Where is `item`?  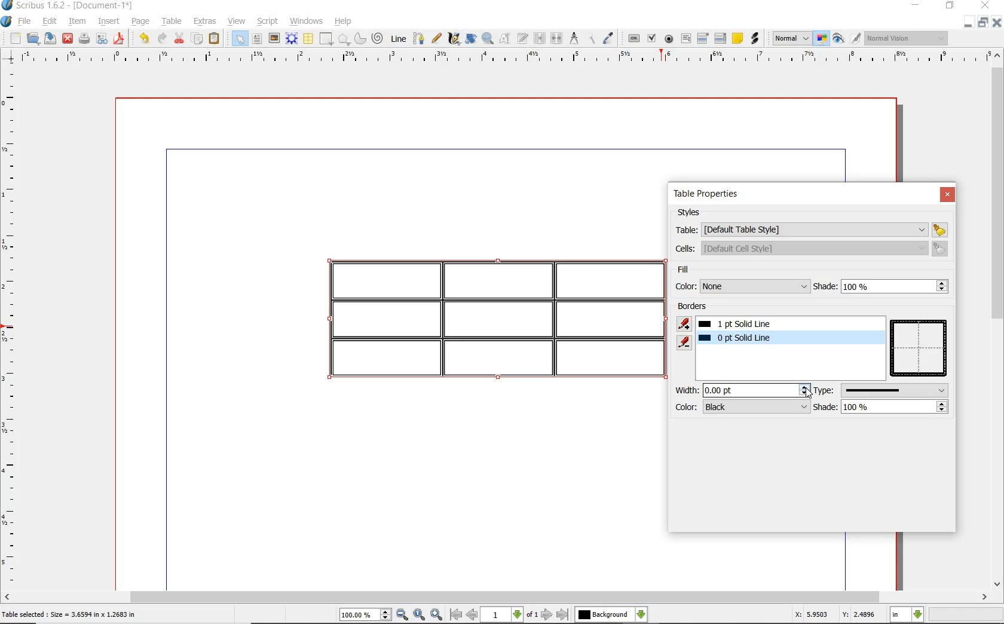
item is located at coordinates (76, 22).